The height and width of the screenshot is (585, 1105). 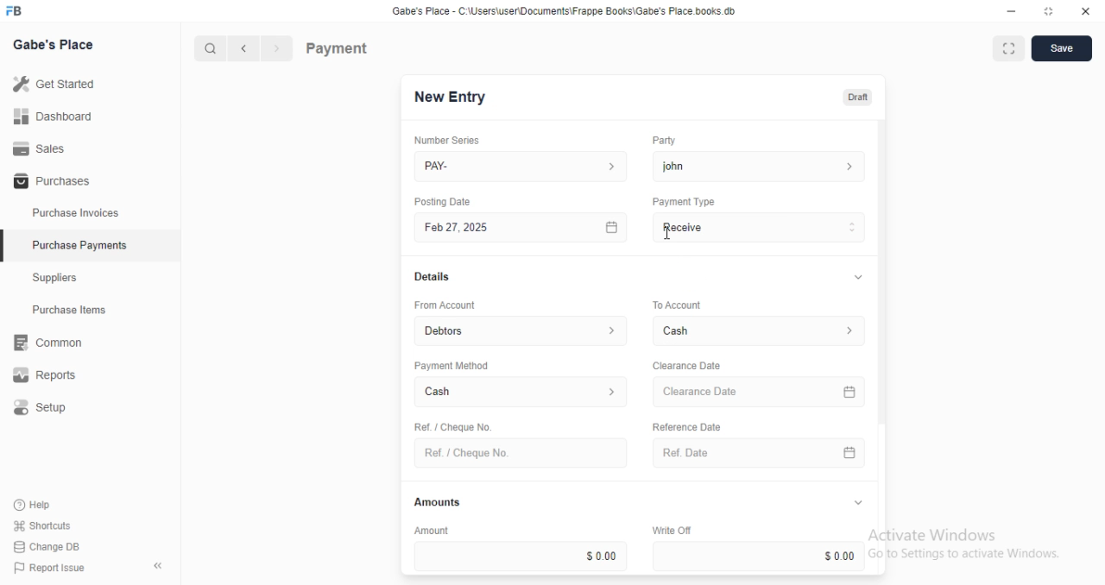 I want to click on Payment, so click(x=338, y=47).